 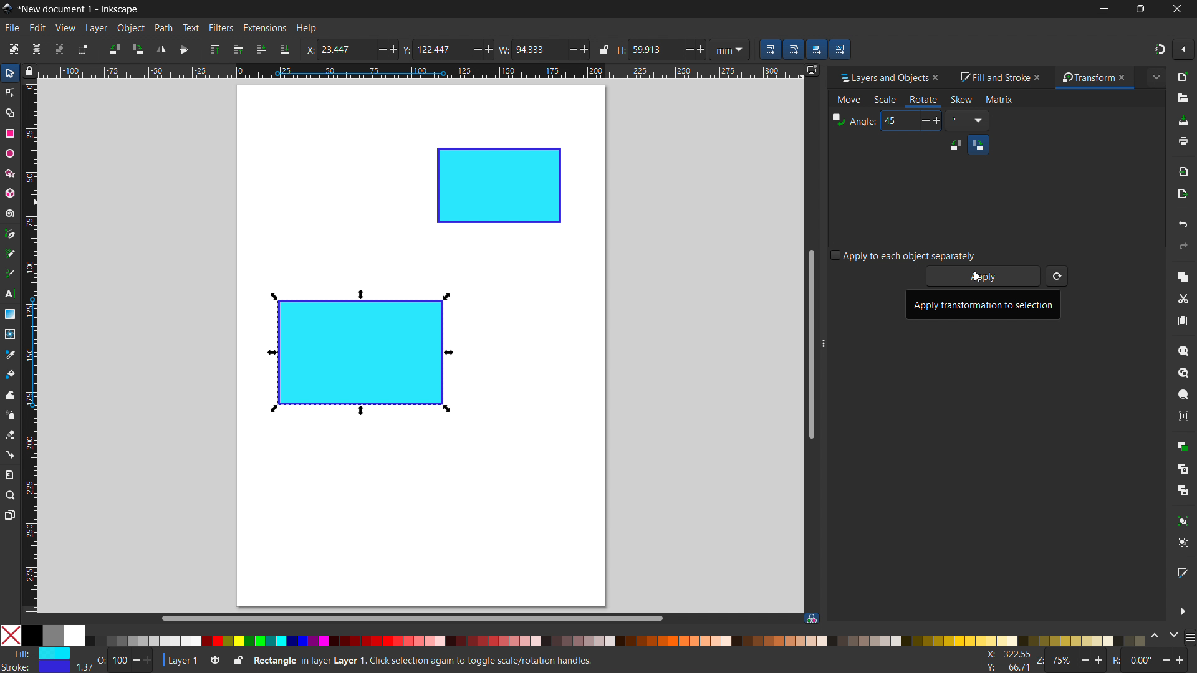 What do you see at coordinates (584, 49) in the screenshot?
I see `Add/ increase` at bounding box center [584, 49].